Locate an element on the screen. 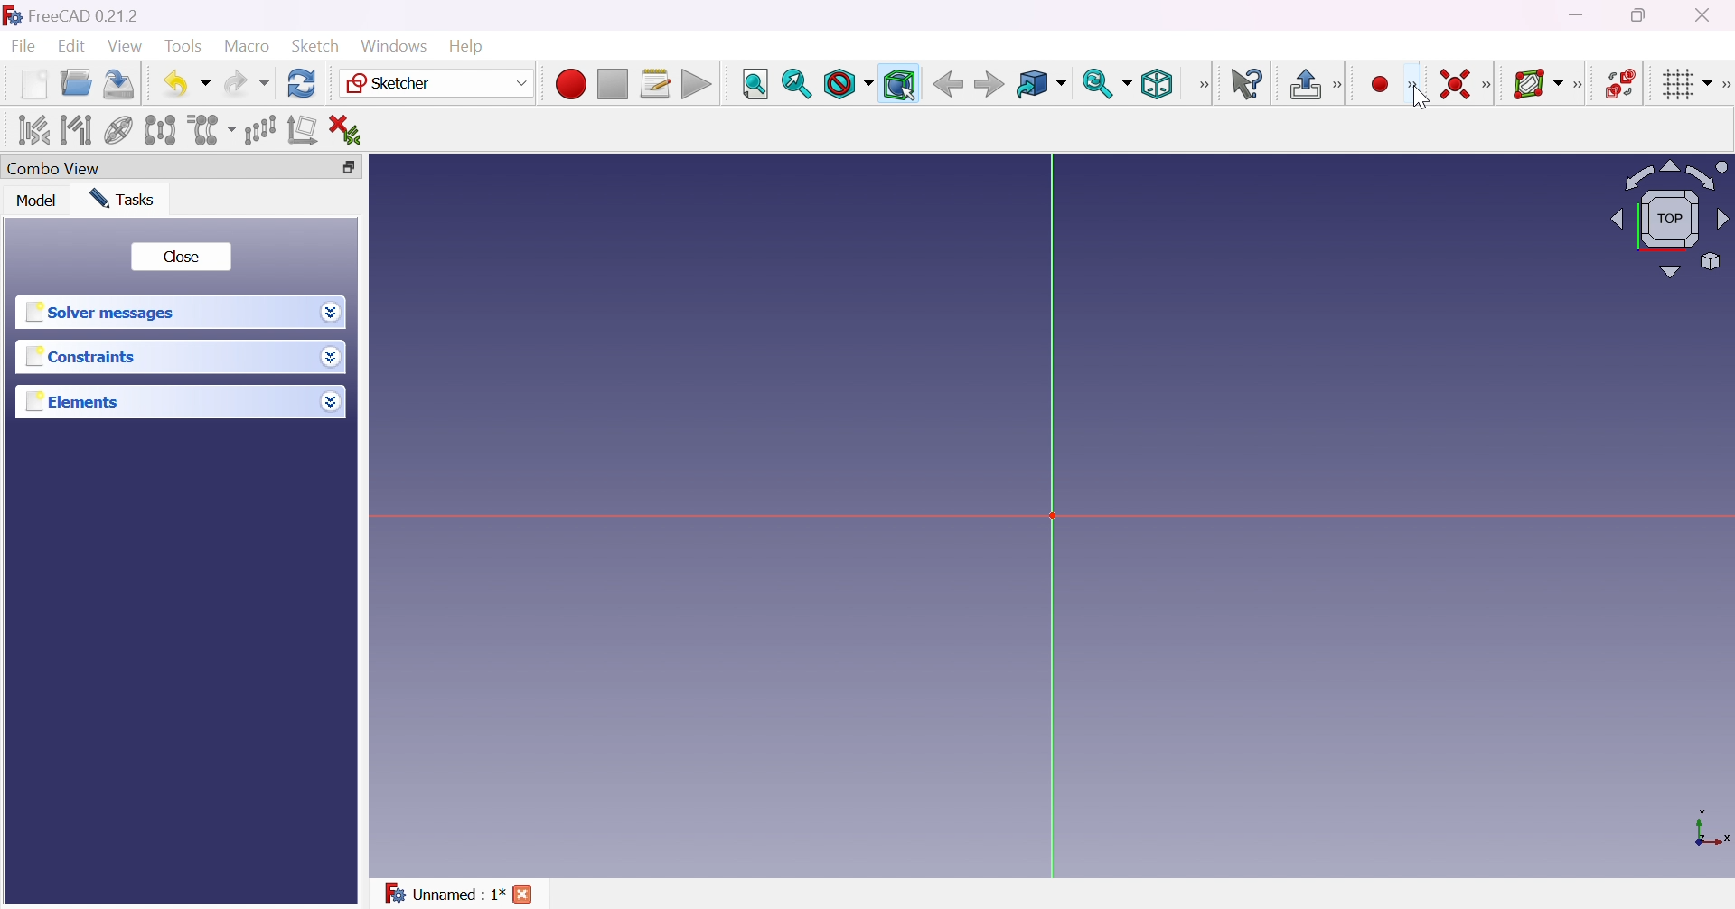 The height and width of the screenshot is (909, 1735). [Sketcher edit model] is located at coordinates (1339, 86).